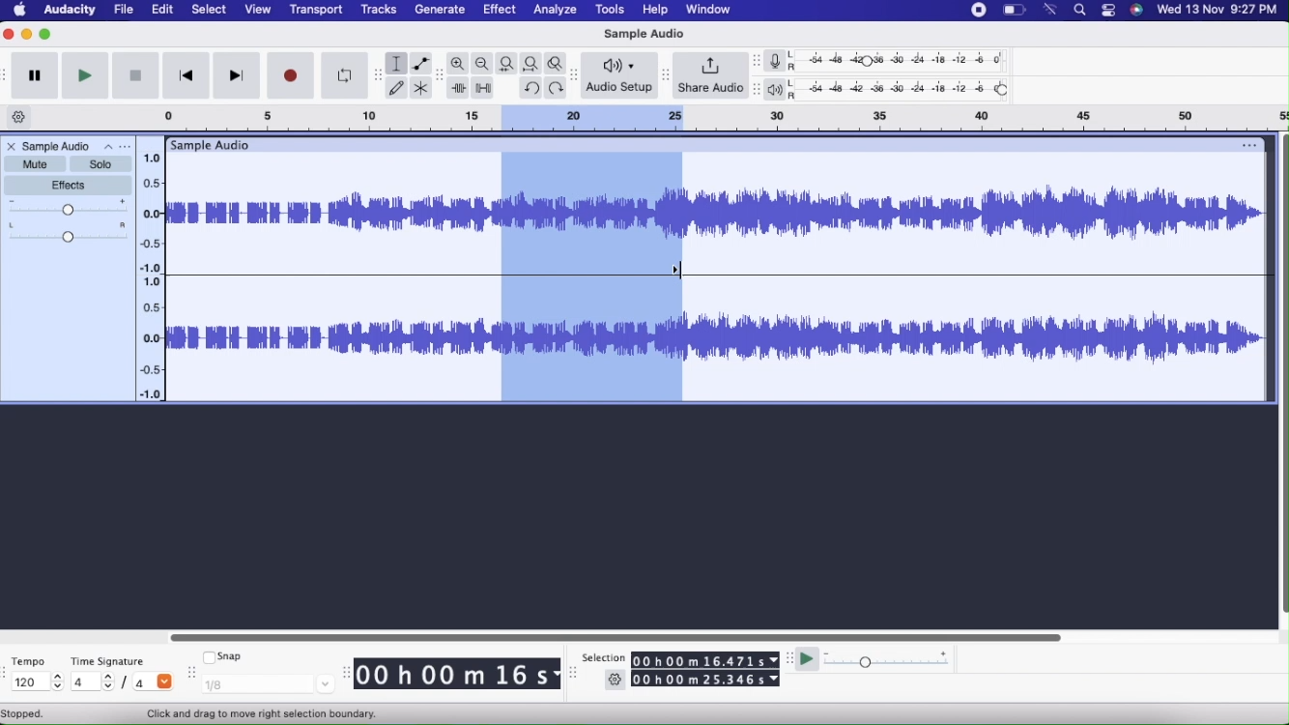 The image size is (1289, 725). What do you see at coordinates (35, 76) in the screenshot?
I see `Pause` at bounding box center [35, 76].